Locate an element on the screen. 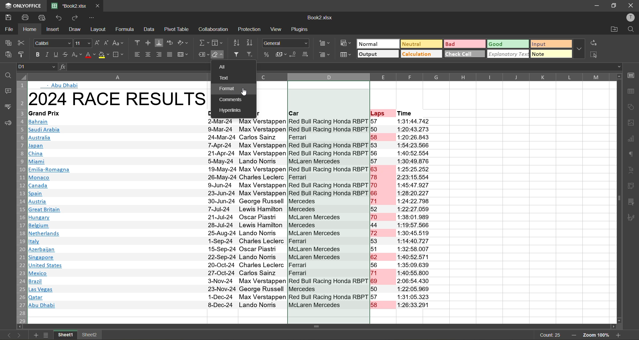 The width and height of the screenshot is (639, 340). Laps is located at coordinates (377, 113).